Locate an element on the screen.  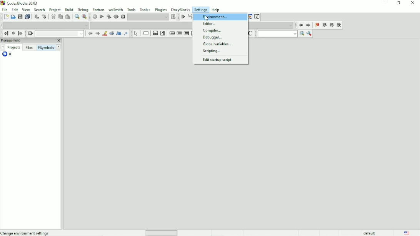
Search is located at coordinates (39, 10).